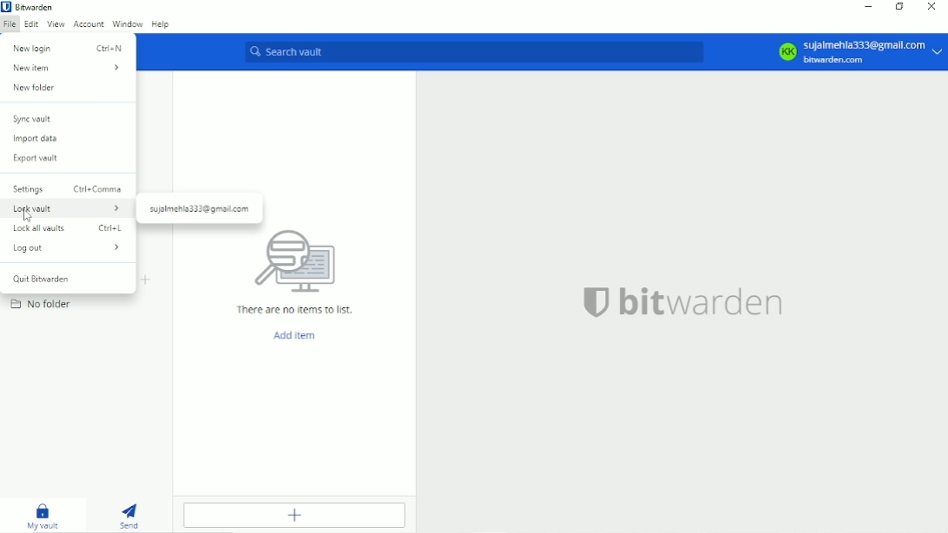  What do you see at coordinates (69, 248) in the screenshot?
I see `Log out` at bounding box center [69, 248].